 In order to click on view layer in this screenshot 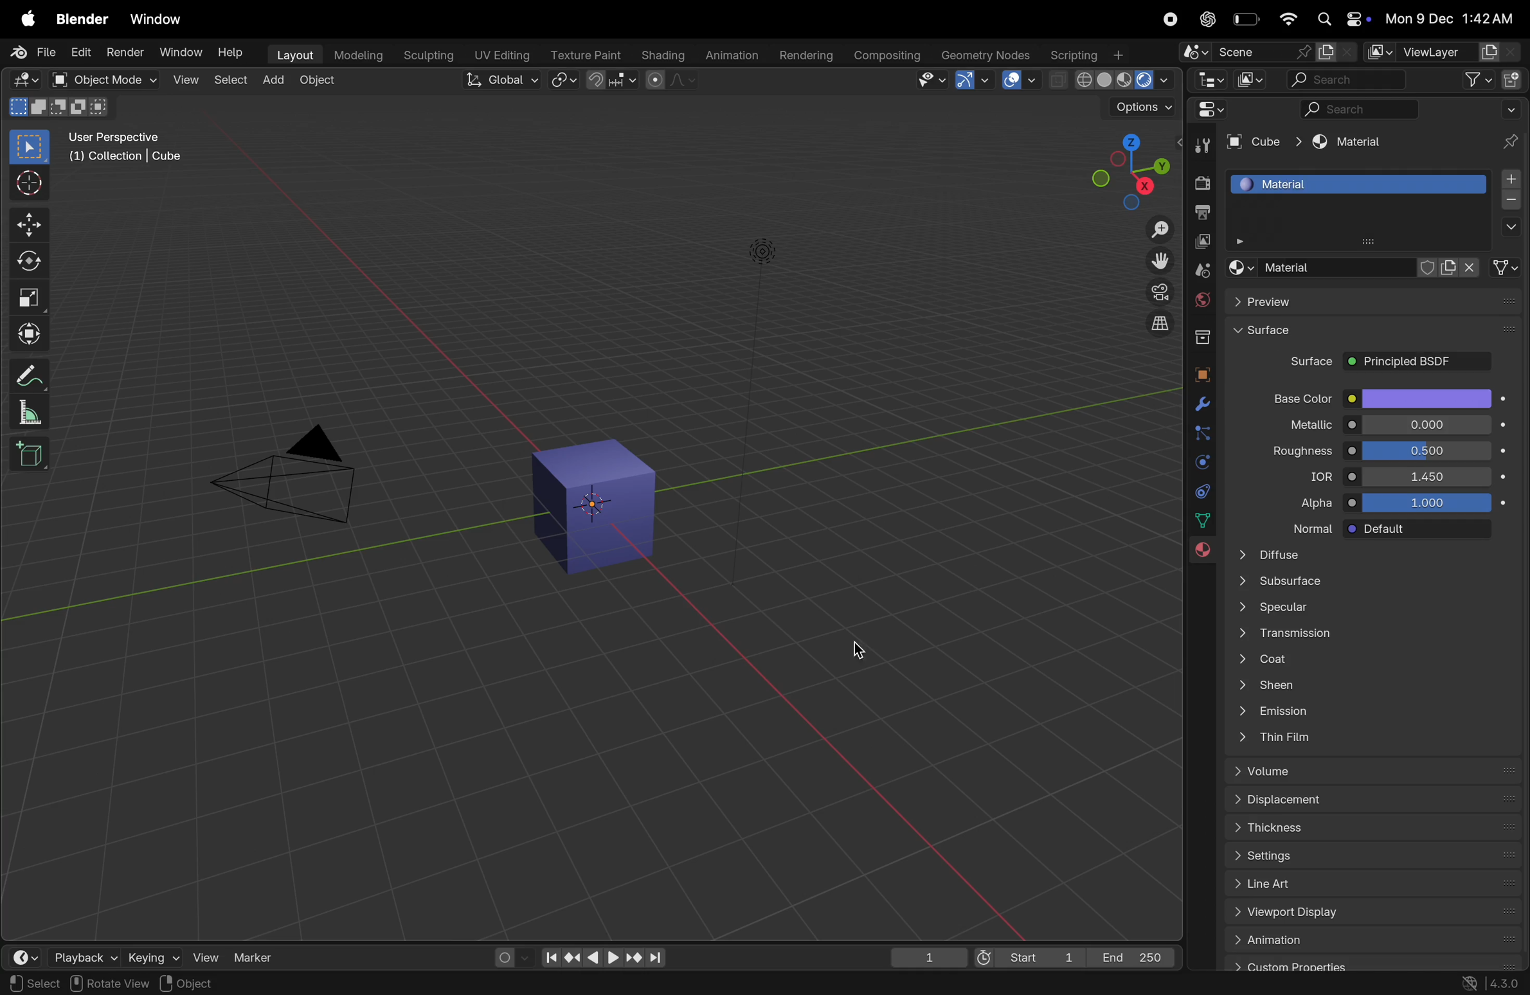, I will do `click(1200, 243)`.